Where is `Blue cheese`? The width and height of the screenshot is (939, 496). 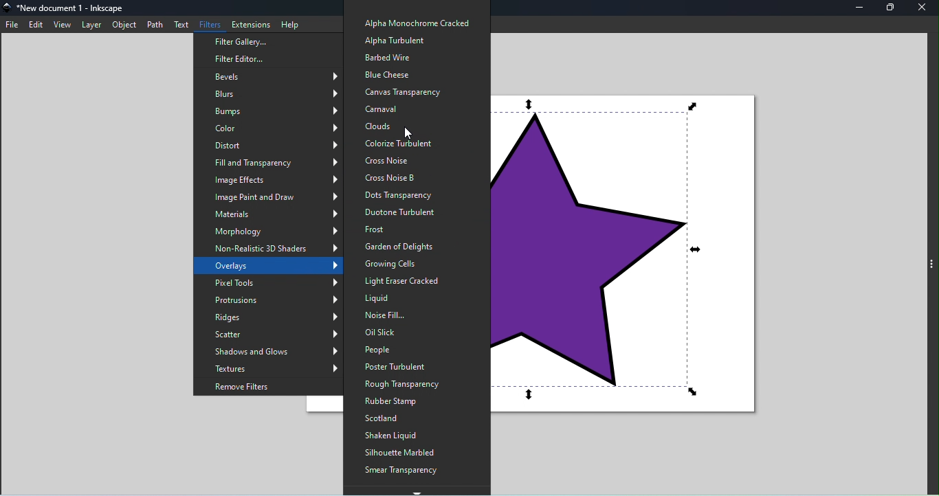
Blue cheese is located at coordinates (401, 73).